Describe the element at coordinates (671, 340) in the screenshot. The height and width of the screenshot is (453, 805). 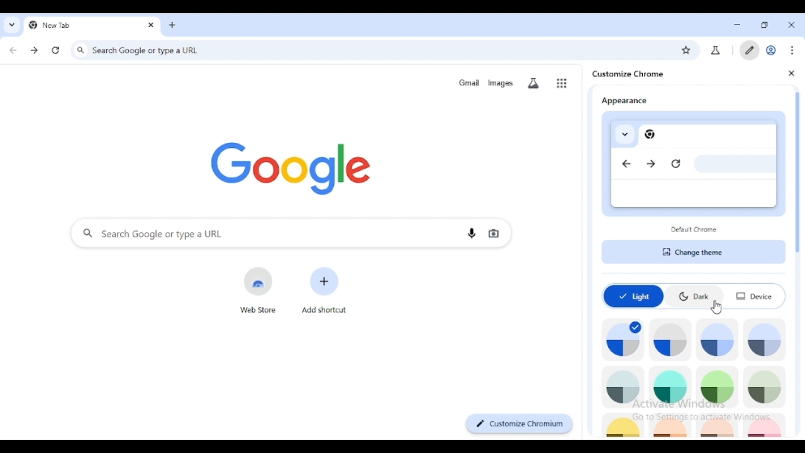
I see `grey default color` at that location.